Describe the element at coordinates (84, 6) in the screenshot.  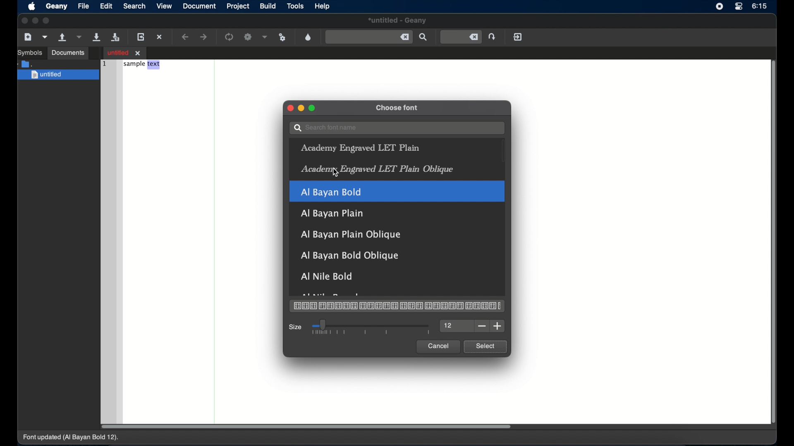
I see `file` at that location.